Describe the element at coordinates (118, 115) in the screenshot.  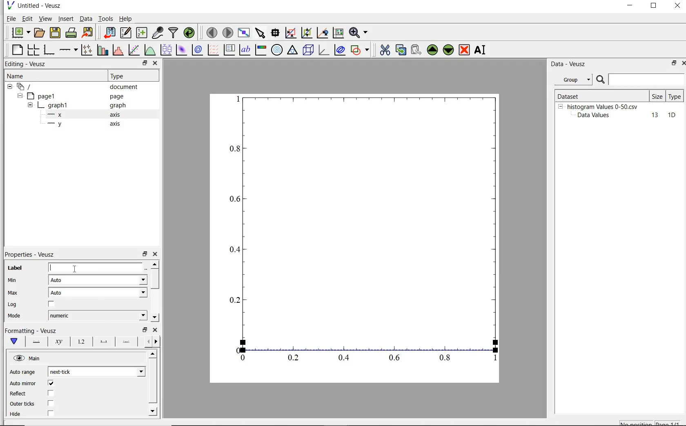
I see `axis` at that location.